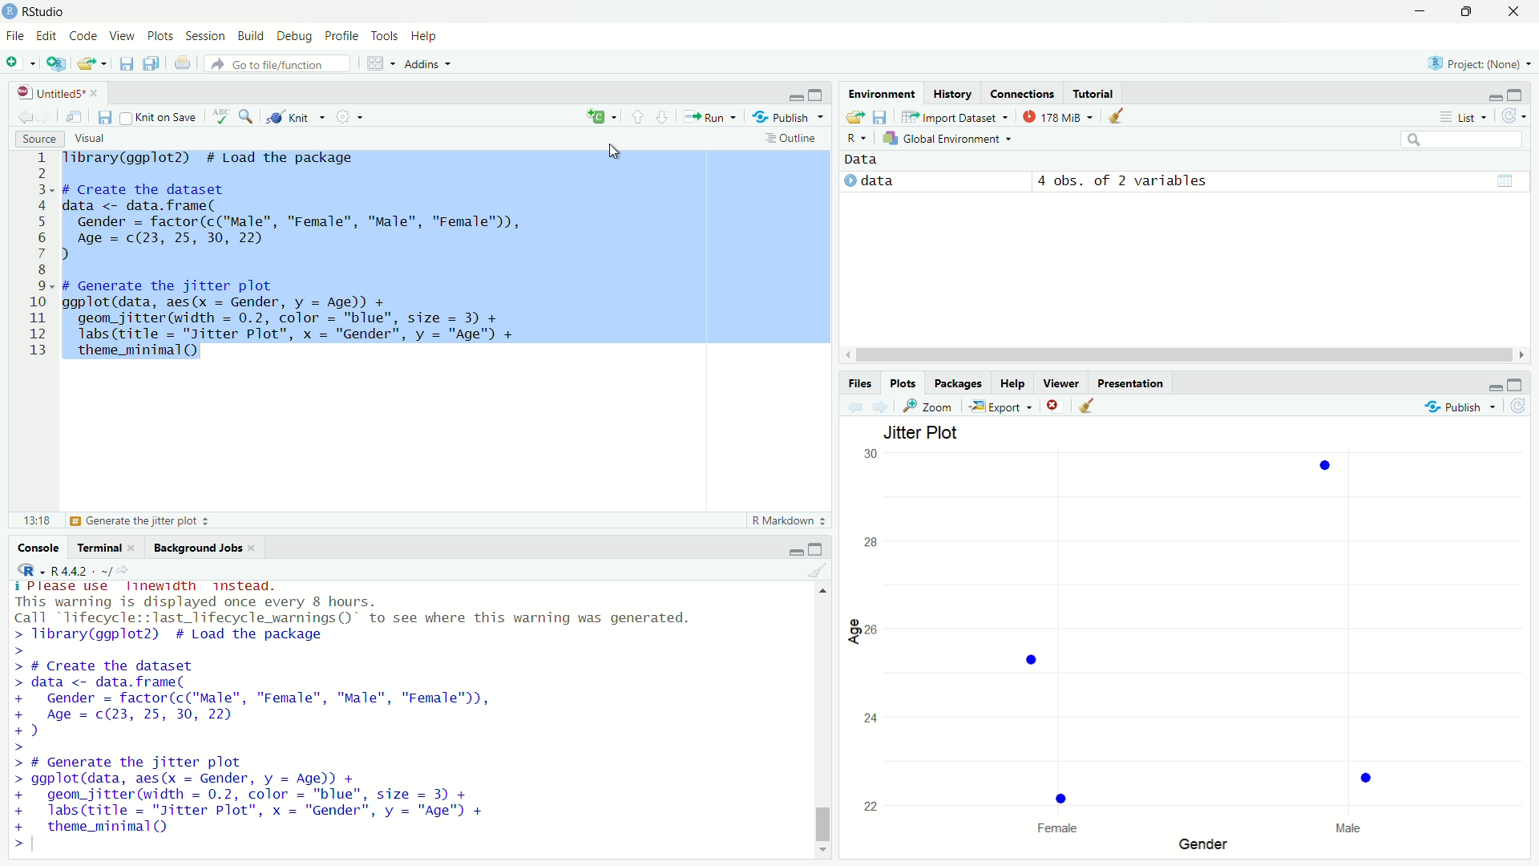 Image resolution: width=1539 pixels, height=866 pixels. Describe the element at coordinates (795, 93) in the screenshot. I see `minimize` at that location.